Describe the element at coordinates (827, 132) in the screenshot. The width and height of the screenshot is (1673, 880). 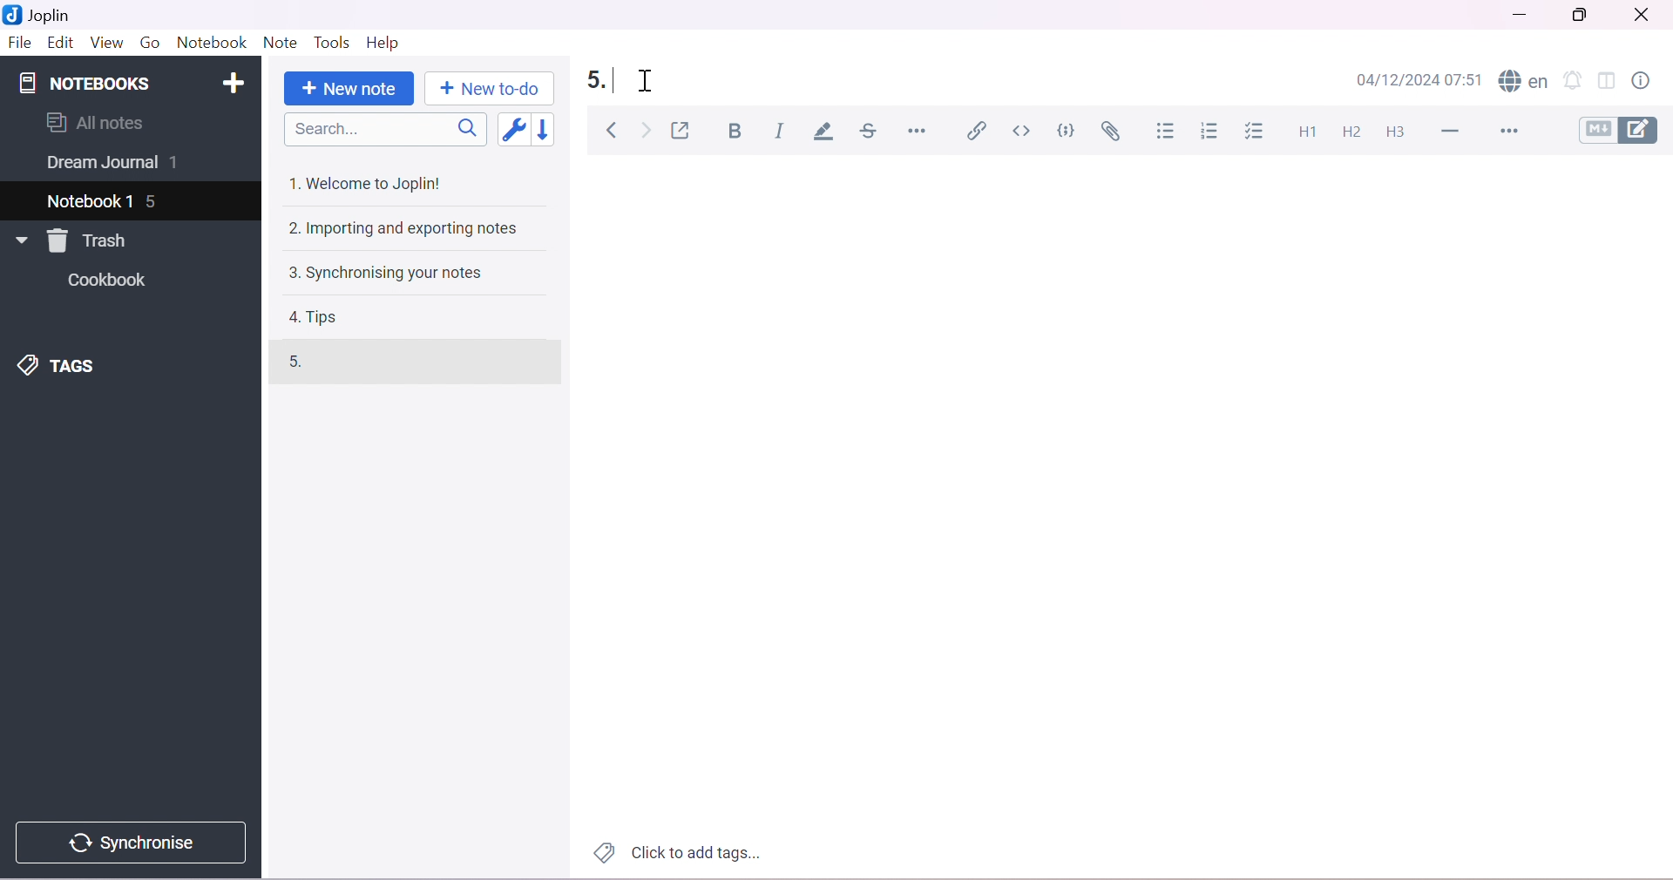
I see `Highlight` at that location.